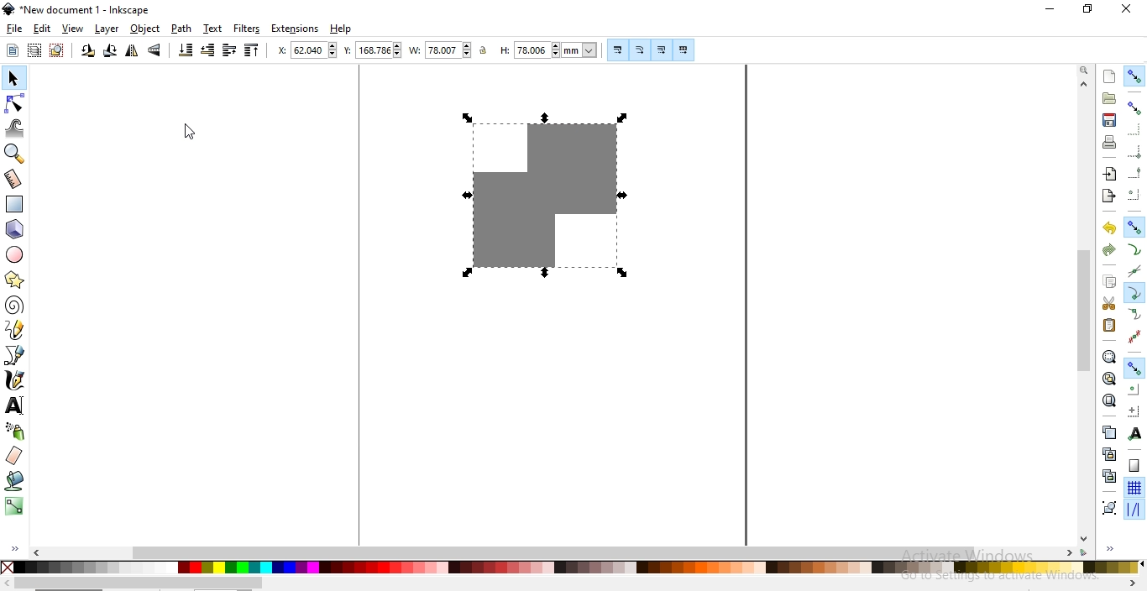  What do you see at coordinates (59, 50) in the screenshot?
I see `deselect selected objects or nodes` at bounding box center [59, 50].